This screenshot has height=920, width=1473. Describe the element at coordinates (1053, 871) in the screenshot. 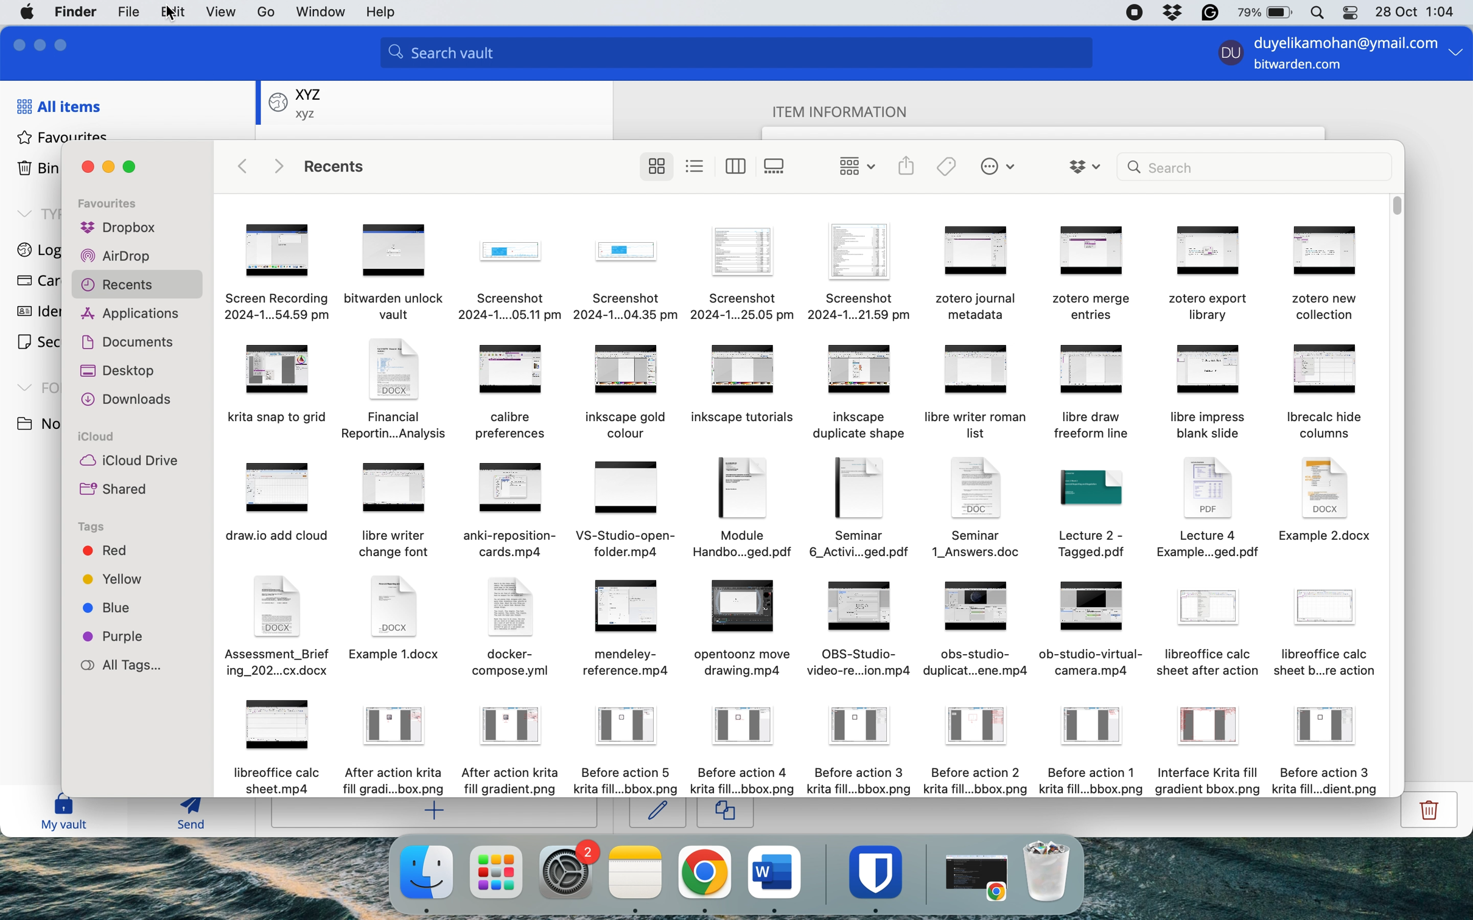

I see `bin` at that location.